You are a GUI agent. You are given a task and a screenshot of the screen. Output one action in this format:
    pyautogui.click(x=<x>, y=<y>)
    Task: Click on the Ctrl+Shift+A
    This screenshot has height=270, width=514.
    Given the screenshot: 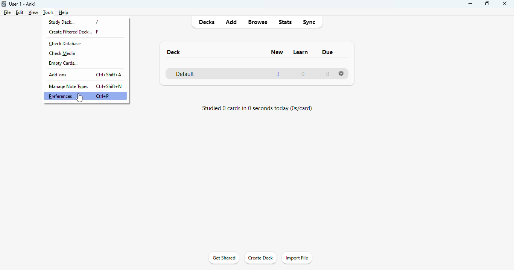 What is the action you would take?
    pyautogui.click(x=109, y=75)
    